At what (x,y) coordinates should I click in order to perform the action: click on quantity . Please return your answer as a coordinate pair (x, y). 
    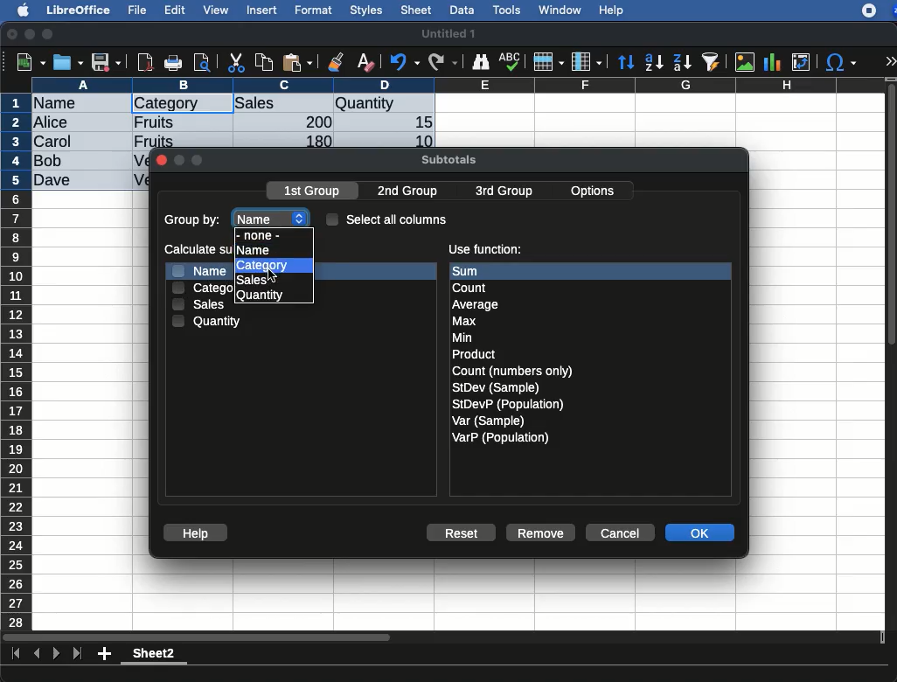
    Looking at the image, I should click on (261, 296).